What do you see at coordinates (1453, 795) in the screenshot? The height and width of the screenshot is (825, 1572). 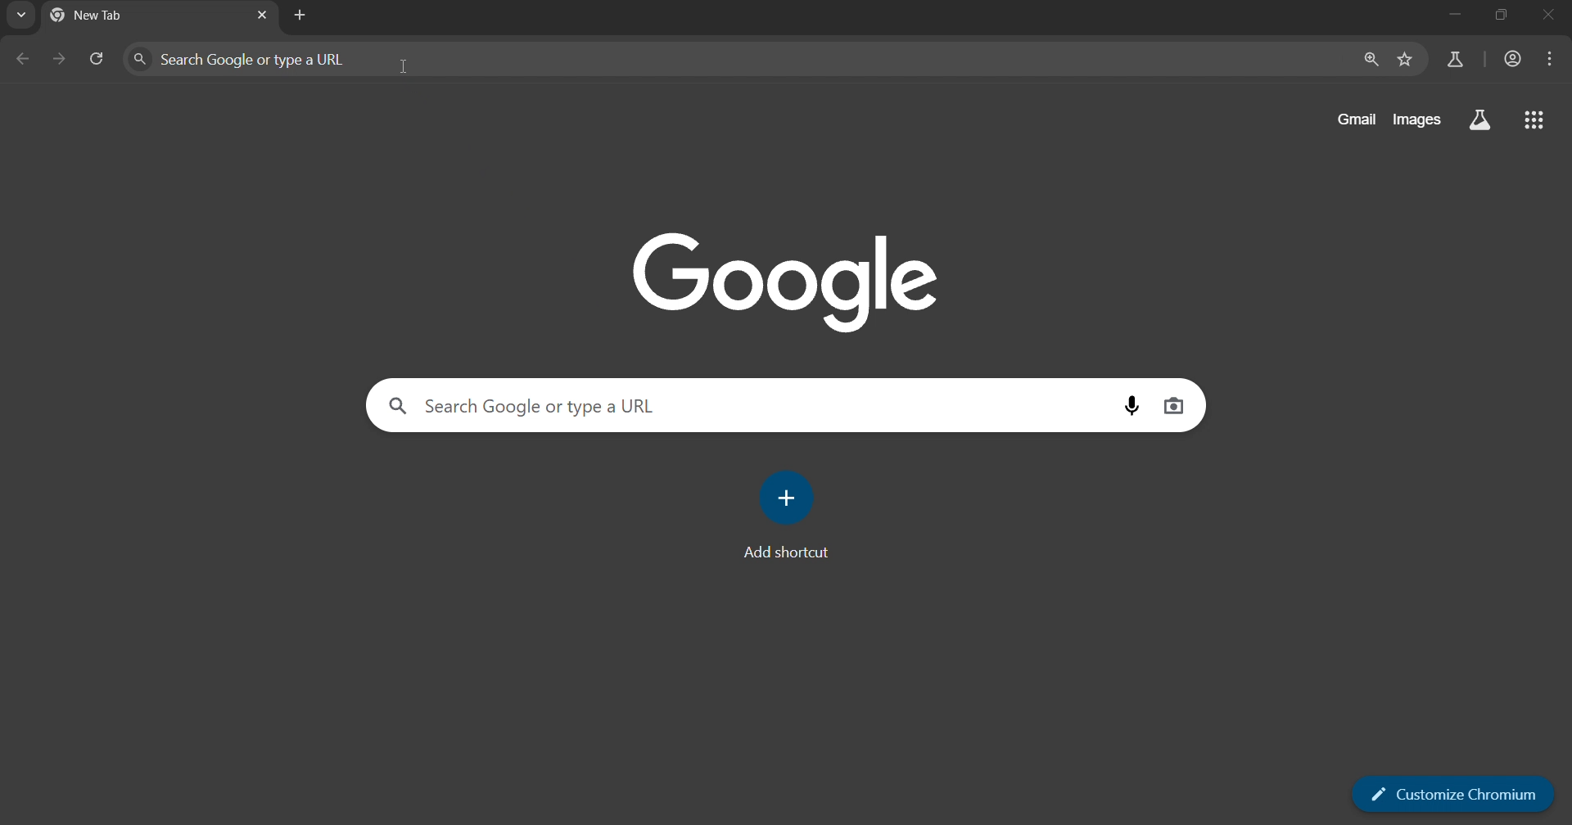 I see `customize chromium` at bounding box center [1453, 795].